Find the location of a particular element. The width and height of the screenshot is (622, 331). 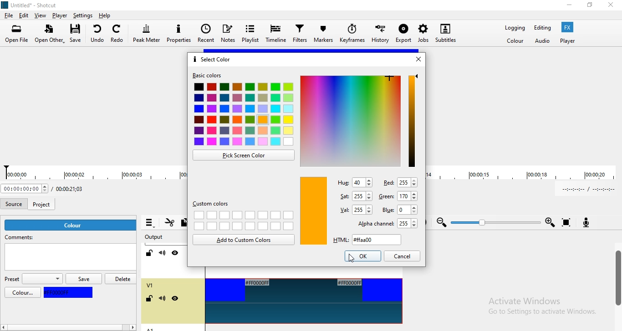

color is located at coordinates (71, 225).